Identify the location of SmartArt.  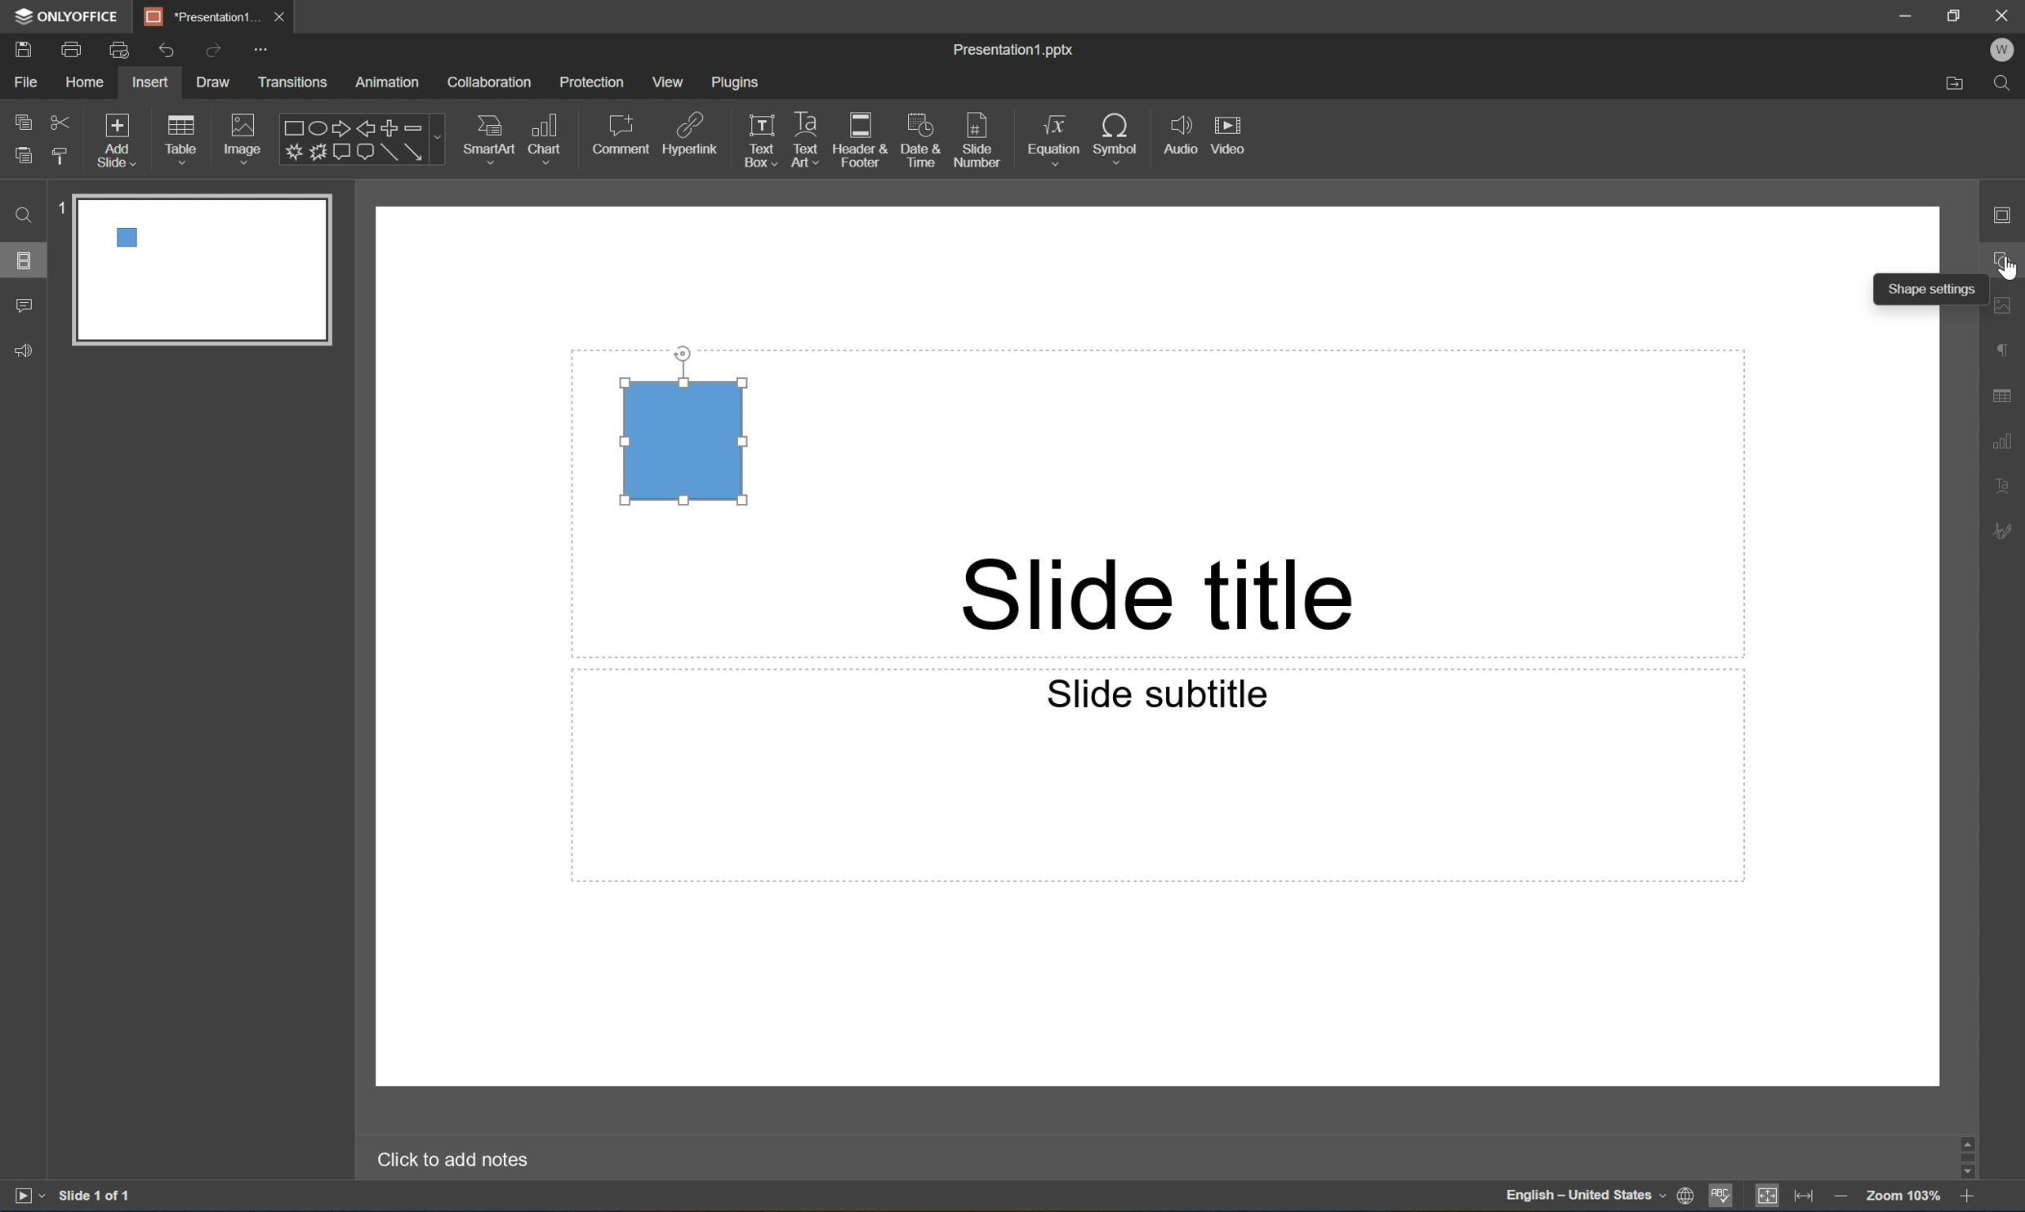
(487, 136).